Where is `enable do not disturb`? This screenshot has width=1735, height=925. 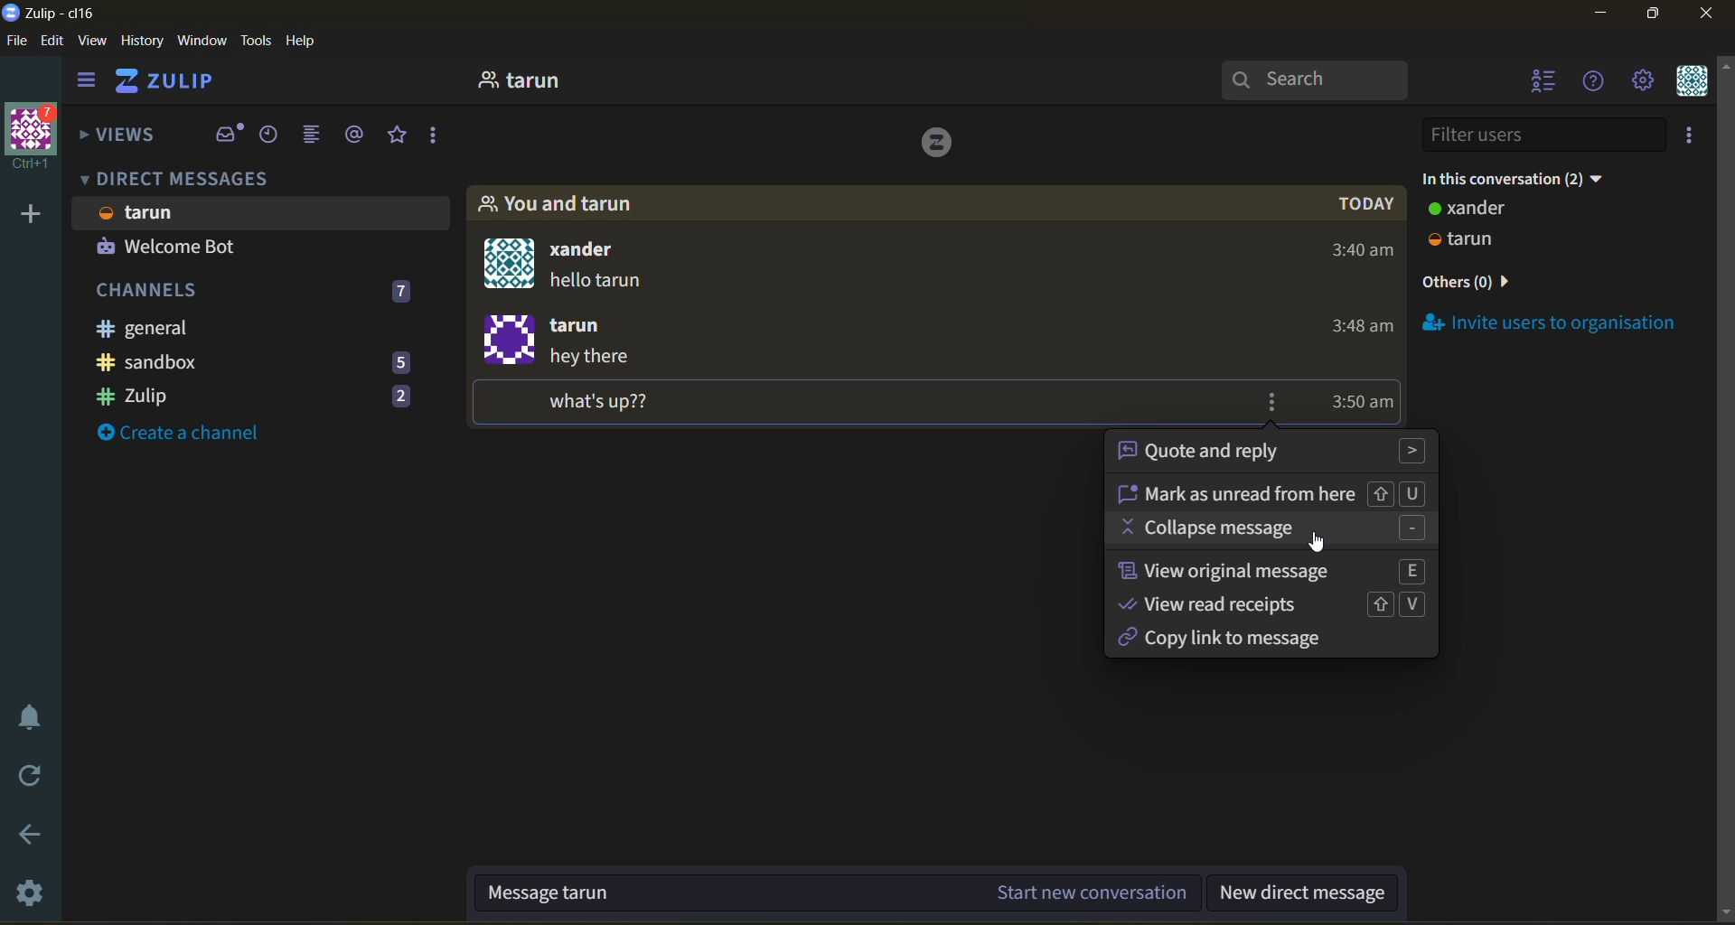
enable do not disturb is located at coordinates (27, 717).